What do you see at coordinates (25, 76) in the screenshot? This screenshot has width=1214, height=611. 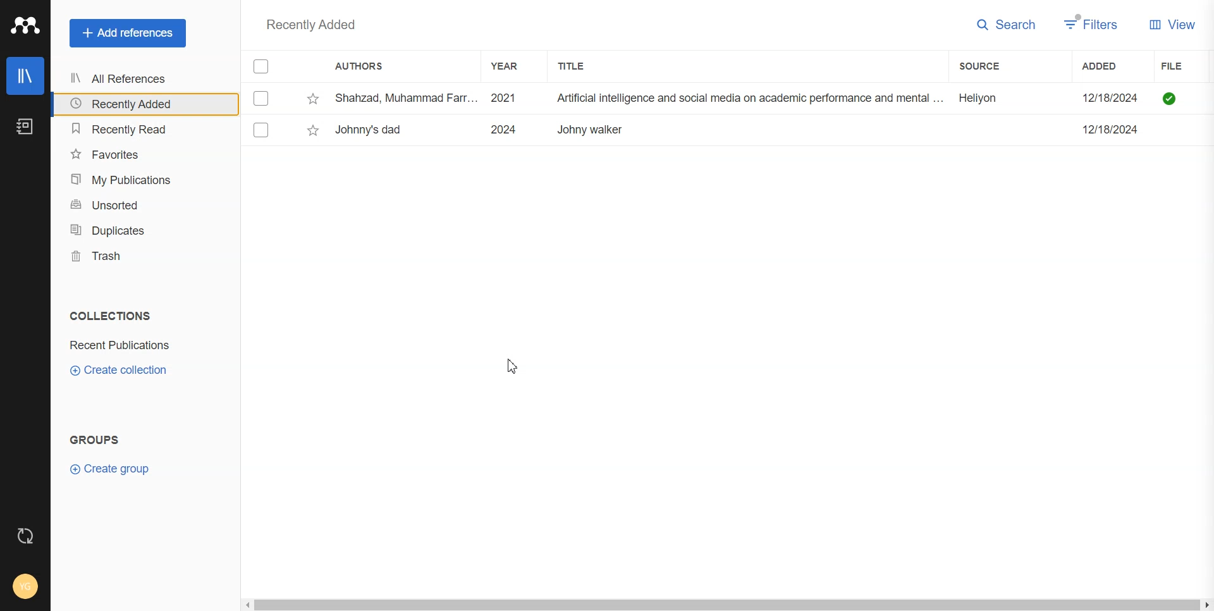 I see `Library` at bounding box center [25, 76].